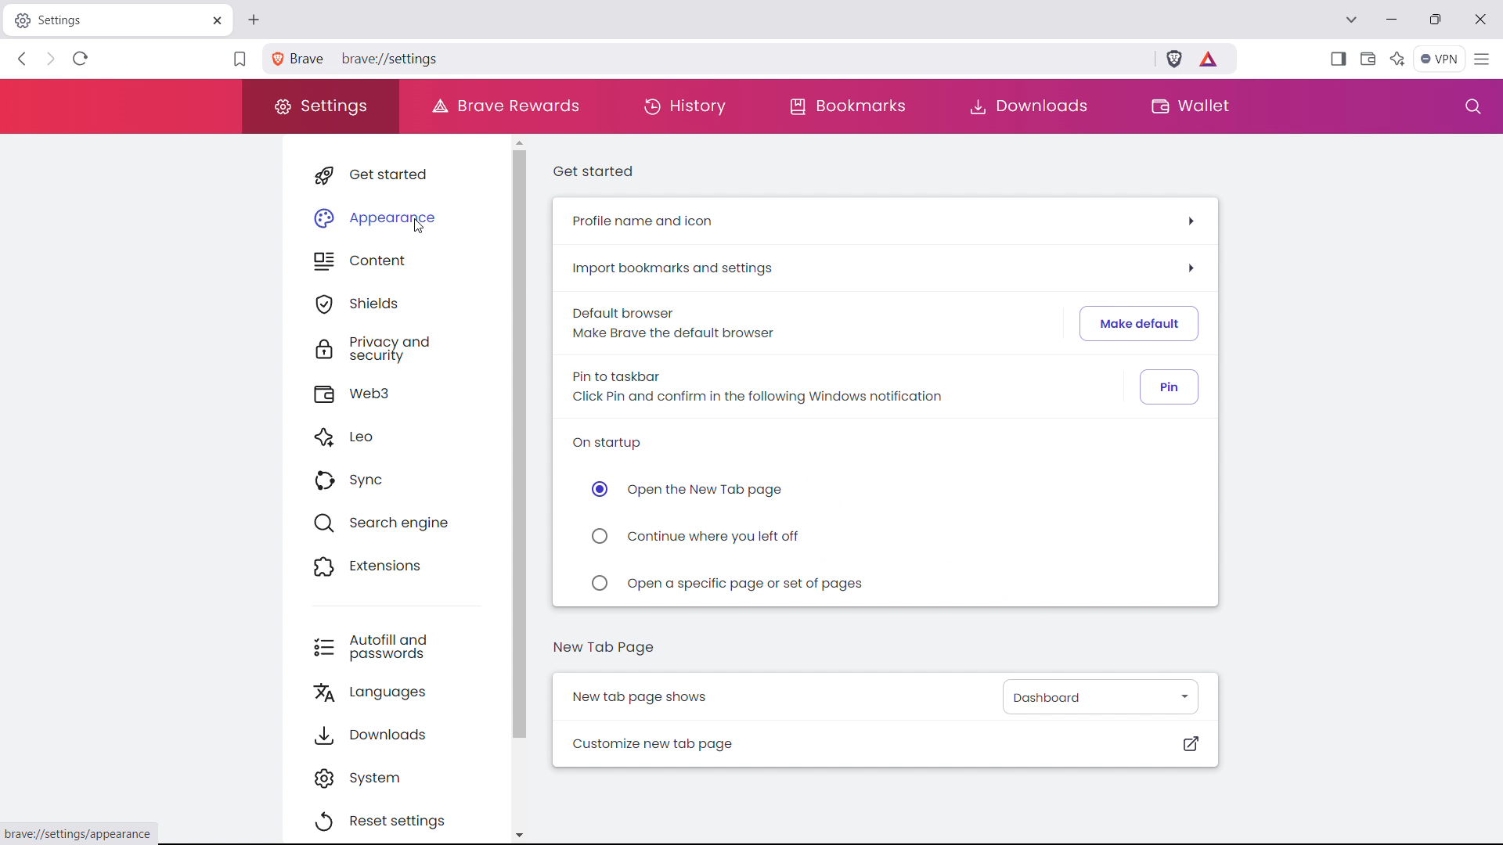 This screenshot has width=1503, height=845. Describe the element at coordinates (104, 20) in the screenshot. I see `Settings` at that location.